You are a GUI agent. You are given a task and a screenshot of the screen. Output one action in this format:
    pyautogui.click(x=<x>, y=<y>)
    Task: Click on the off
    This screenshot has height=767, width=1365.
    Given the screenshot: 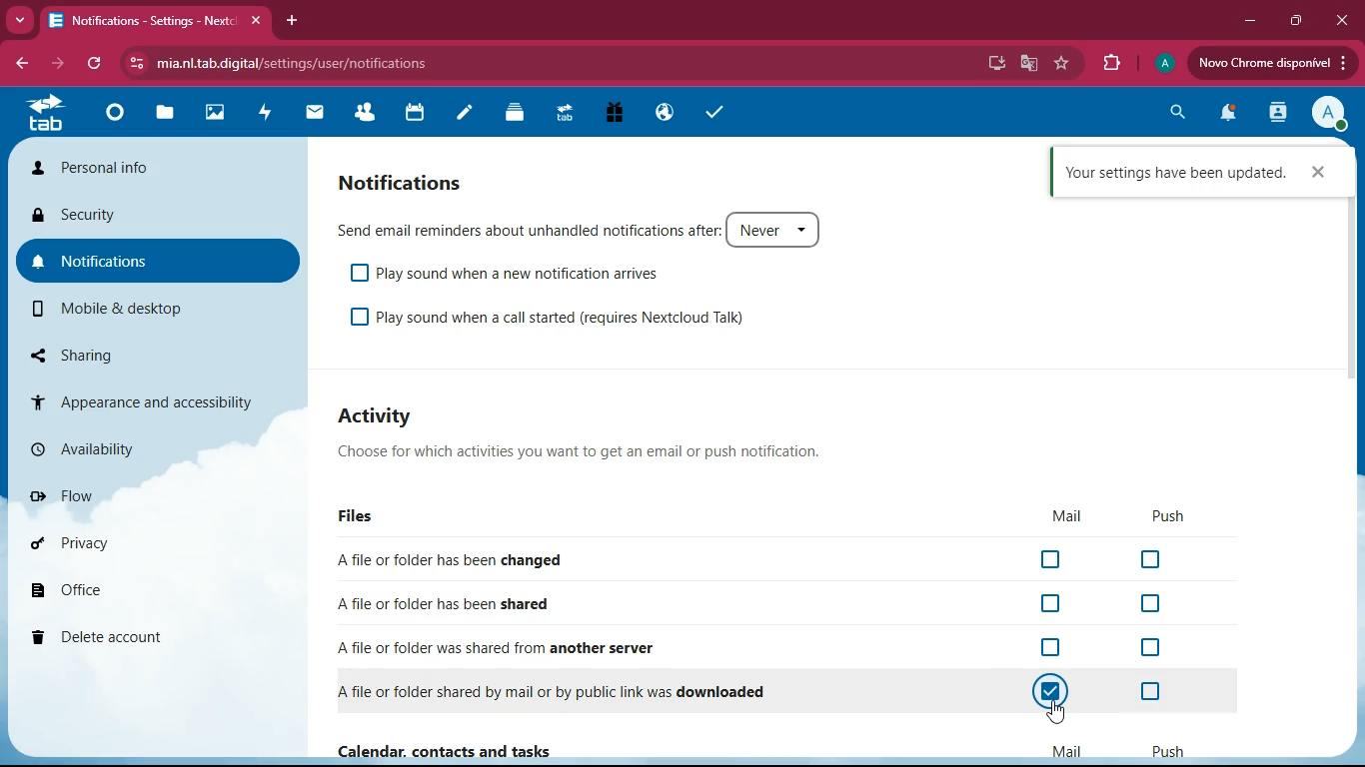 What is the action you would take?
    pyautogui.click(x=1151, y=646)
    